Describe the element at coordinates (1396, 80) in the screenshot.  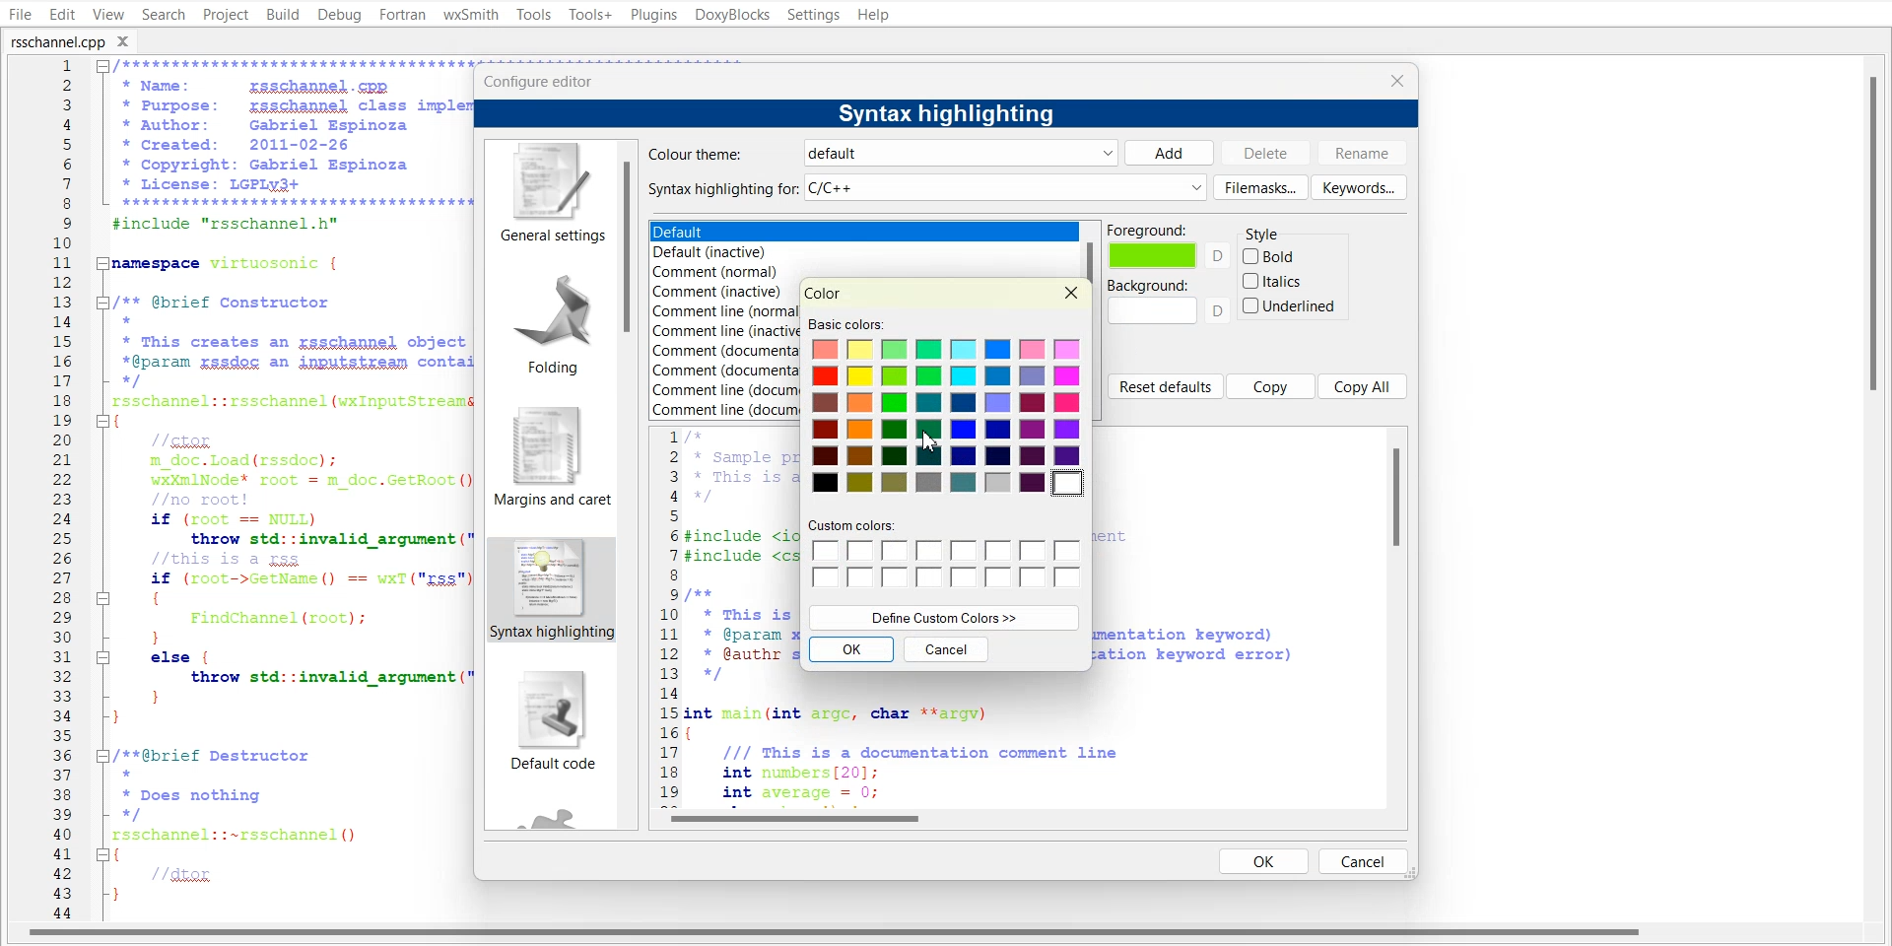
I see `Close` at that location.